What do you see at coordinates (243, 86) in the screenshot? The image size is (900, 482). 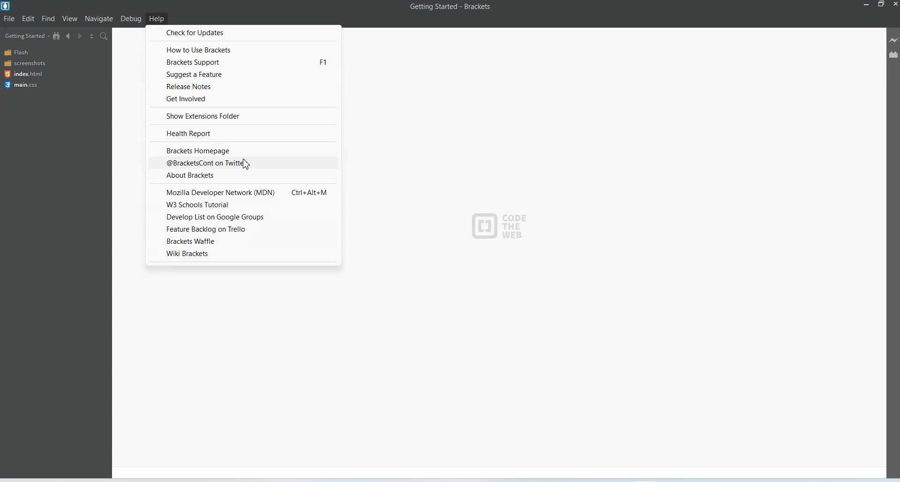 I see `Release notes` at bounding box center [243, 86].